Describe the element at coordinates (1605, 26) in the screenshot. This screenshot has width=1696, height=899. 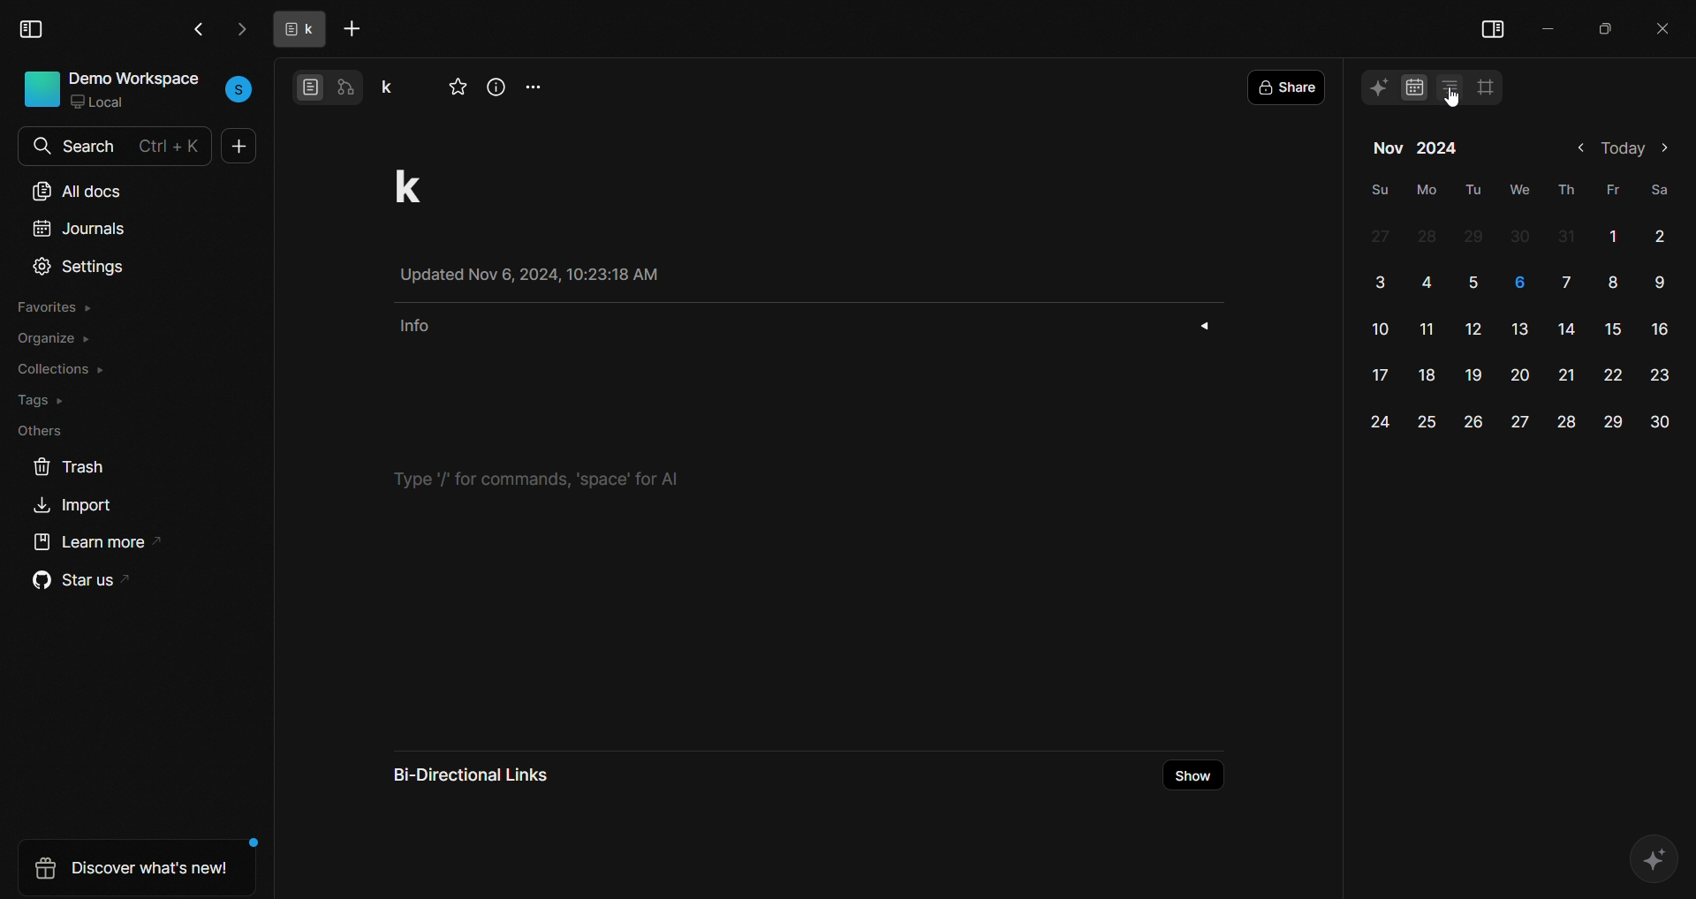
I see `resize` at that location.